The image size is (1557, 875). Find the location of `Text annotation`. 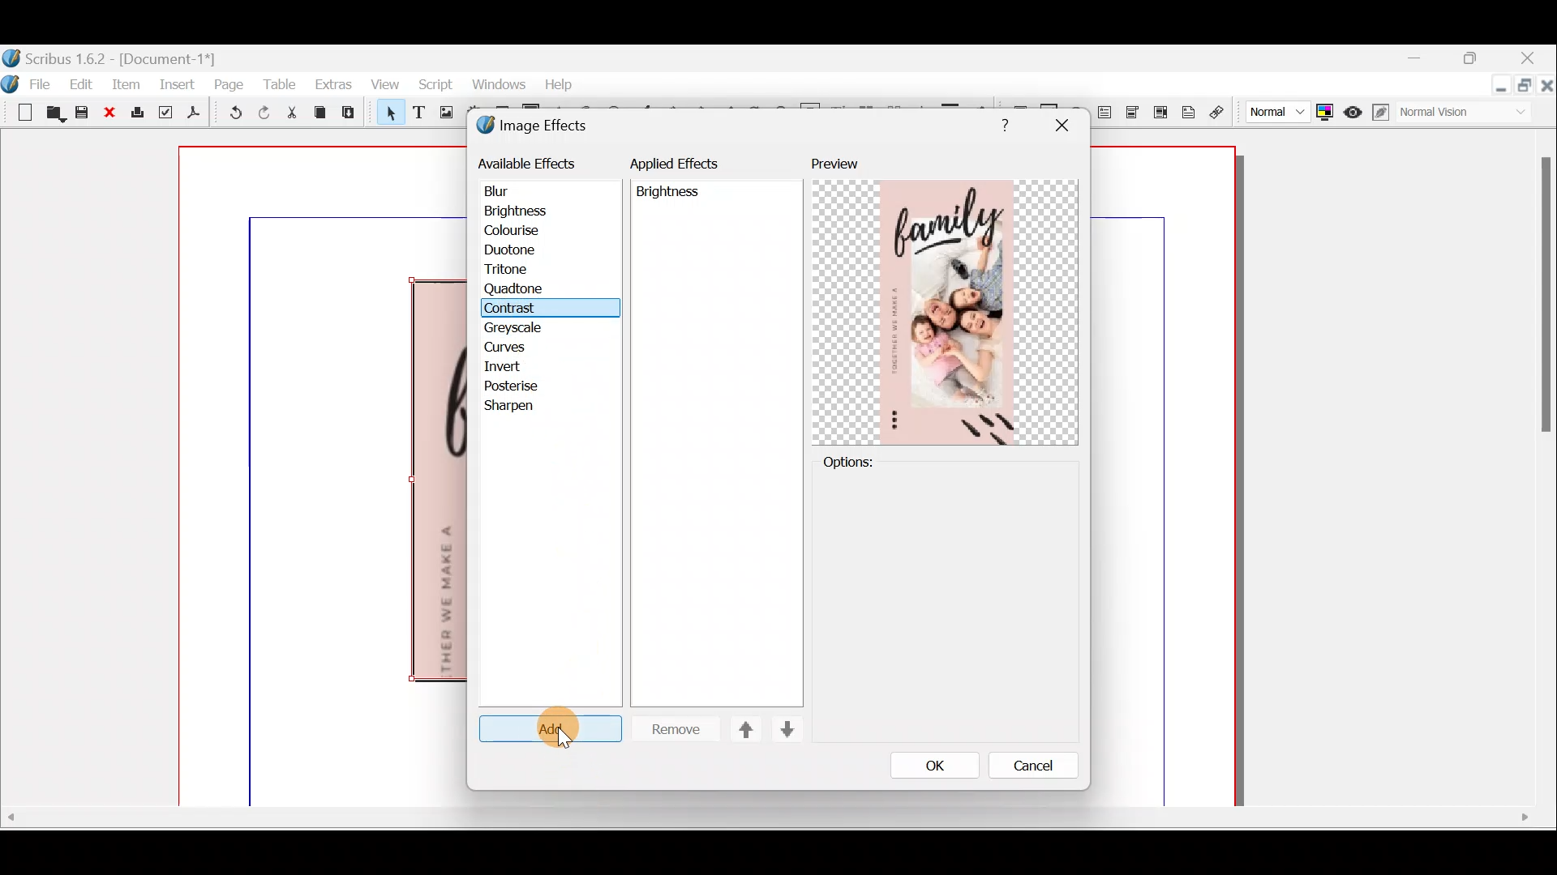

Text annotation is located at coordinates (1190, 110).